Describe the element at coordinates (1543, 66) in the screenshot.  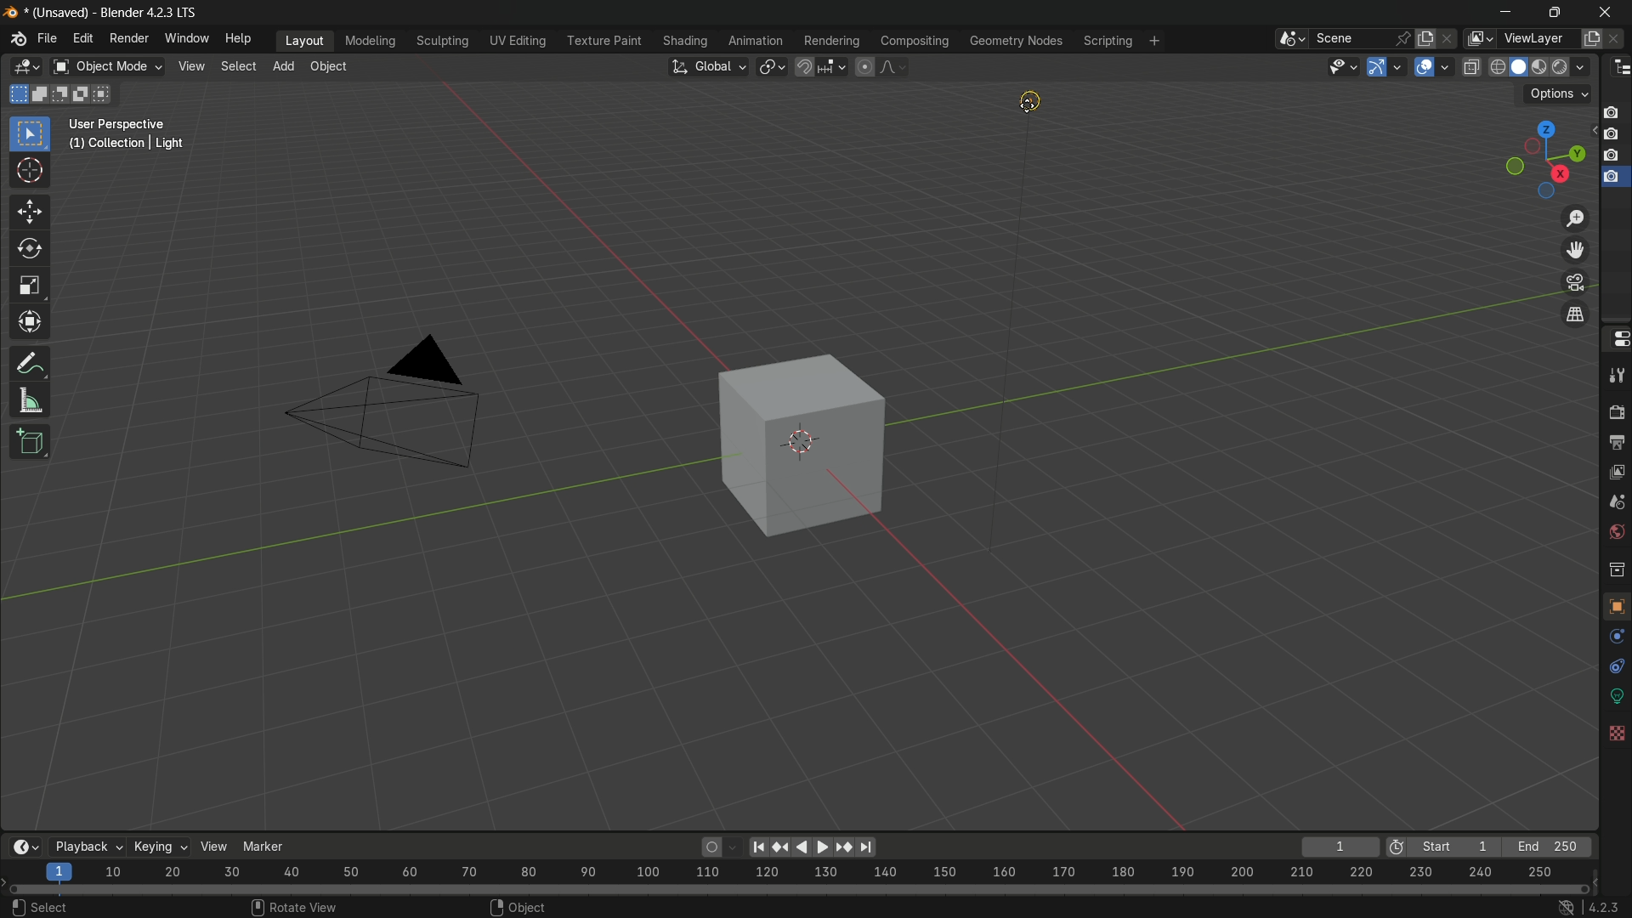
I see `material preview` at that location.